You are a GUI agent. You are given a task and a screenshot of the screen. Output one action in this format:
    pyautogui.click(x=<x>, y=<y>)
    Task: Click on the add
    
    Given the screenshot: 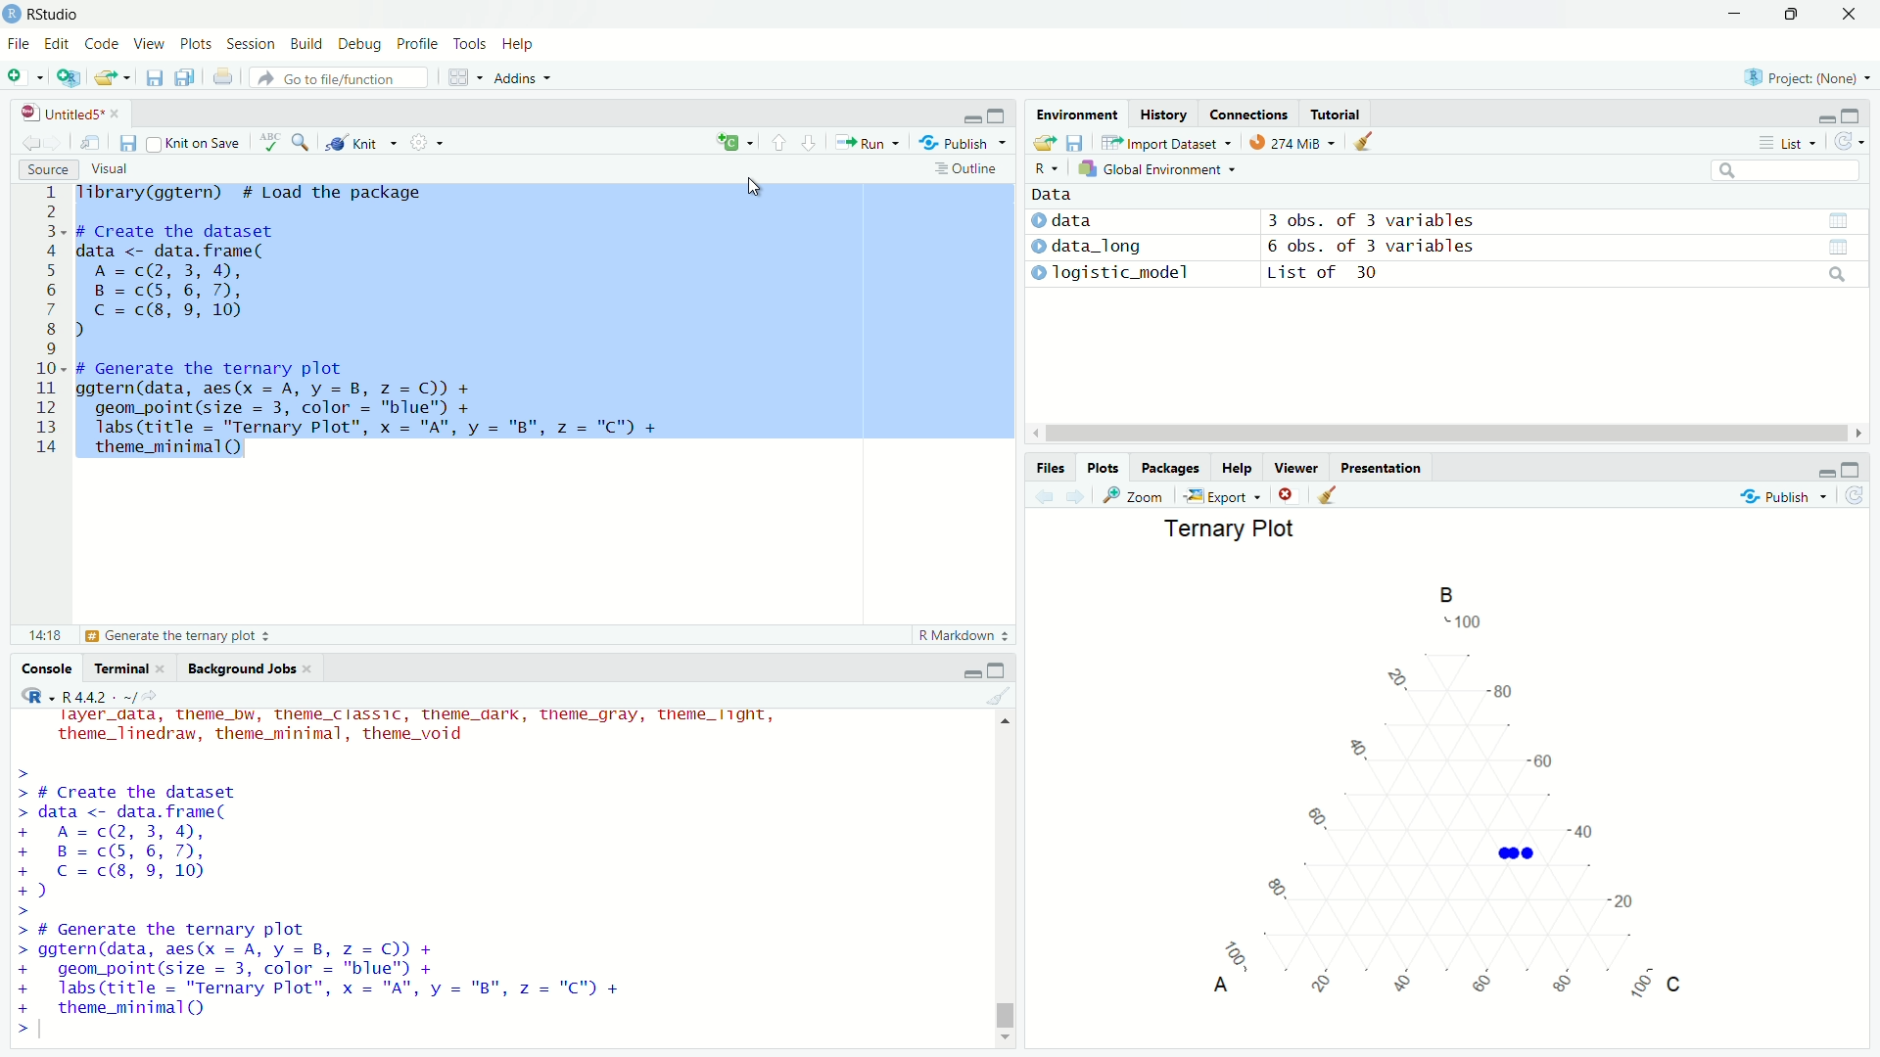 What is the action you would take?
    pyautogui.click(x=725, y=144)
    